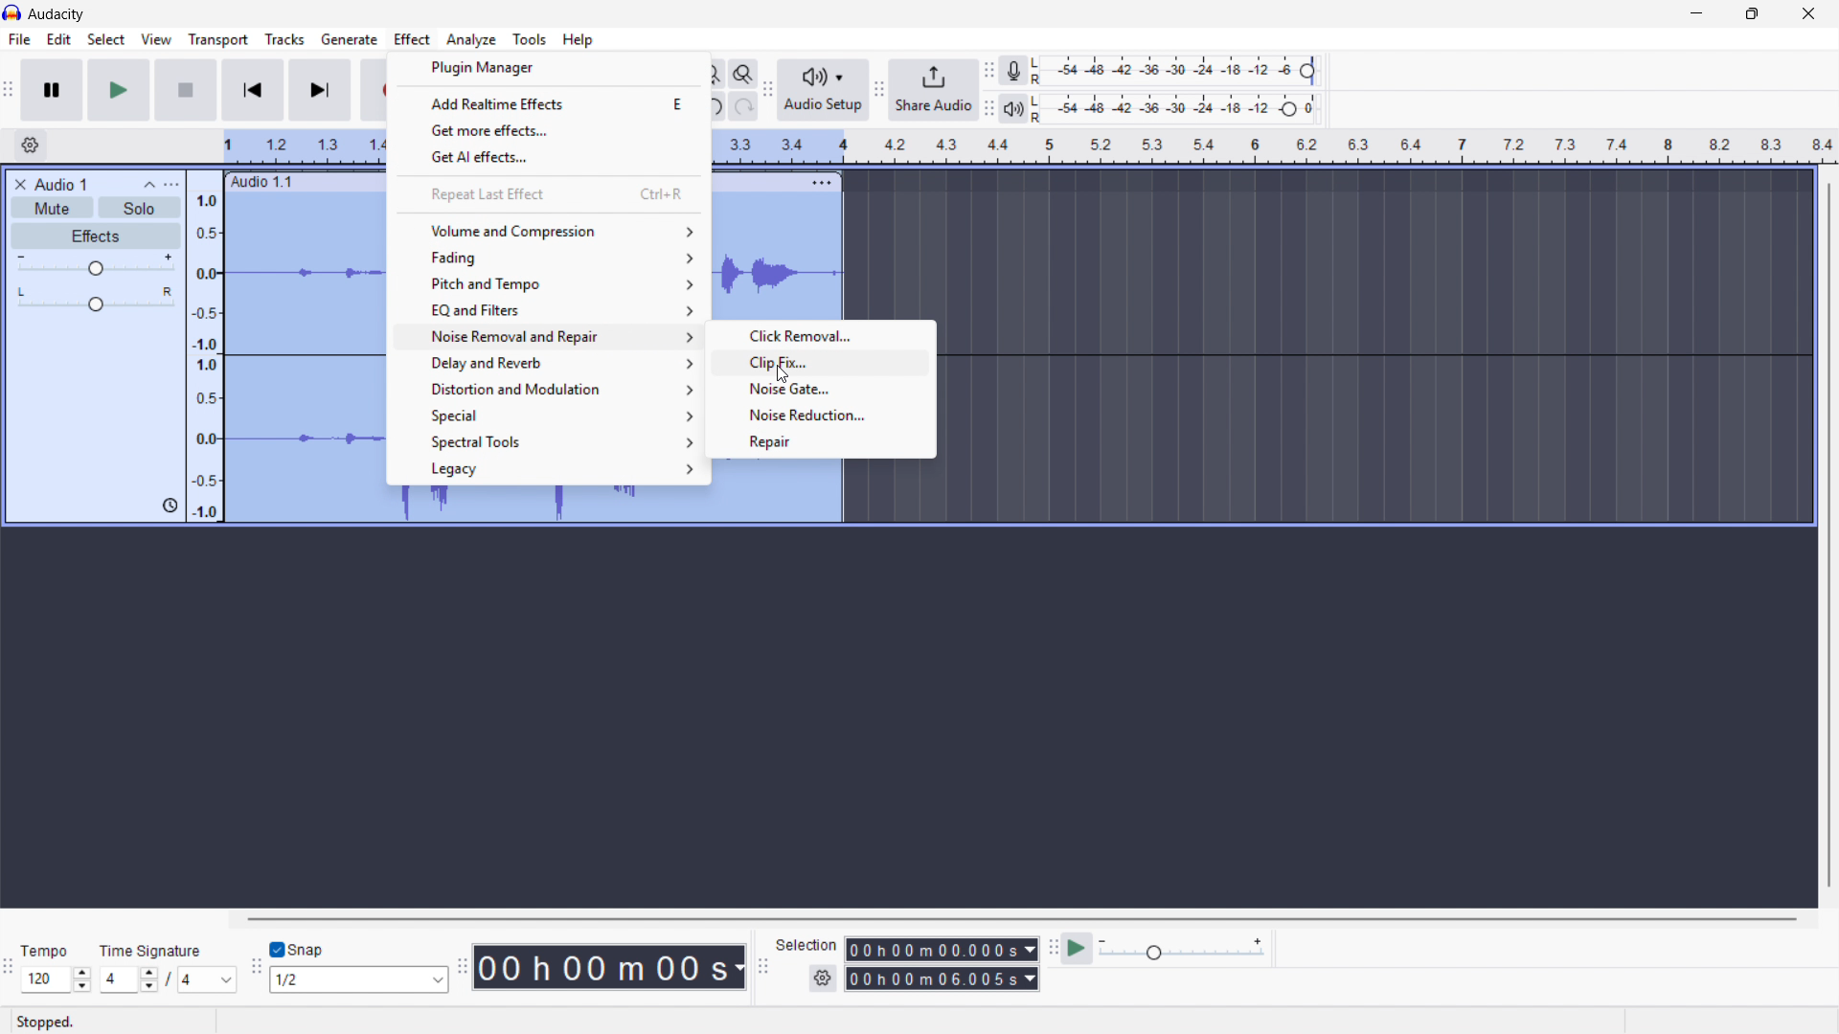 The height and width of the screenshot is (1034, 1839). Describe the element at coordinates (1078, 949) in the screenshot. I see `Play at speed` at that location.